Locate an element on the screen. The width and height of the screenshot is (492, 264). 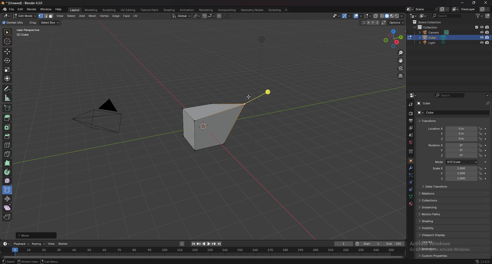
geometry nodes is located at coordinates (252, 10).